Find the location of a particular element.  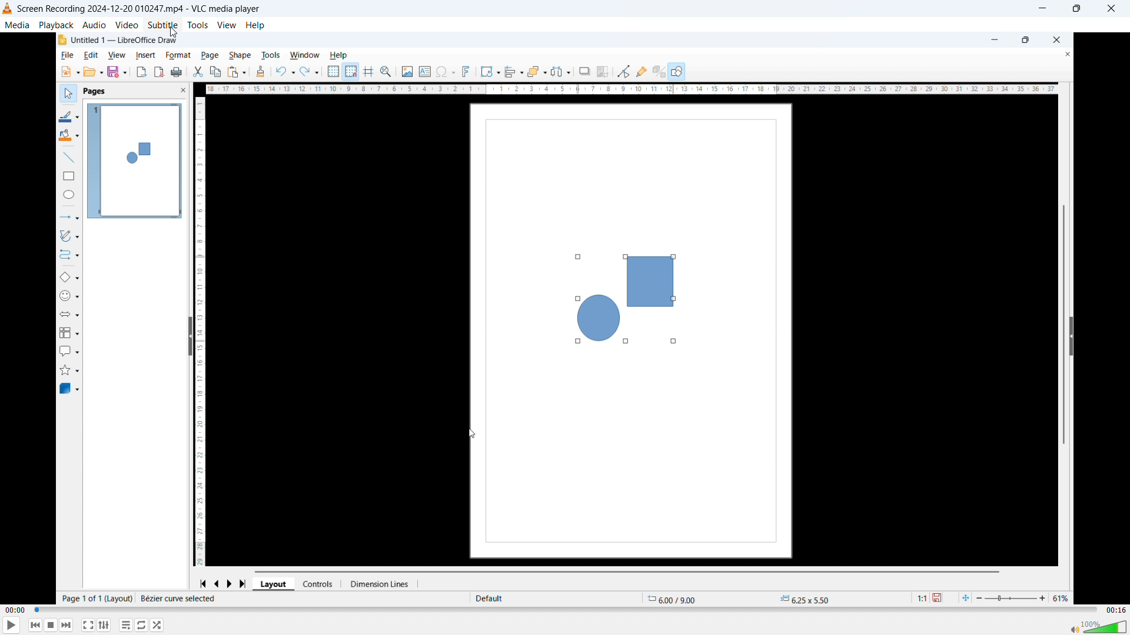

Tools  is located at coordinates (198, 25).